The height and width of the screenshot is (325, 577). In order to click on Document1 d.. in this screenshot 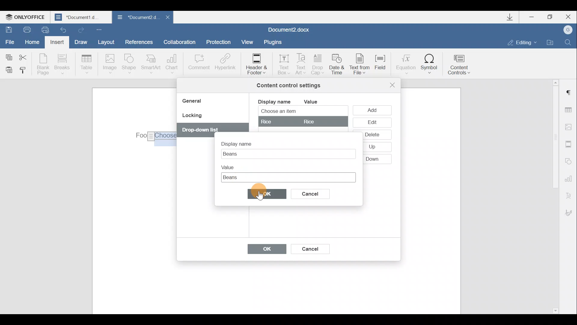, I will do `click(82, 17)`.